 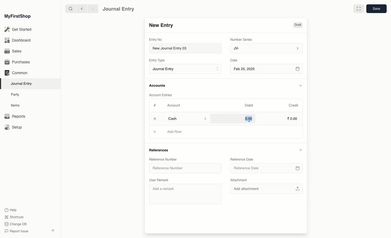 I want to click on Reference Date, so click(x=266, y=168).